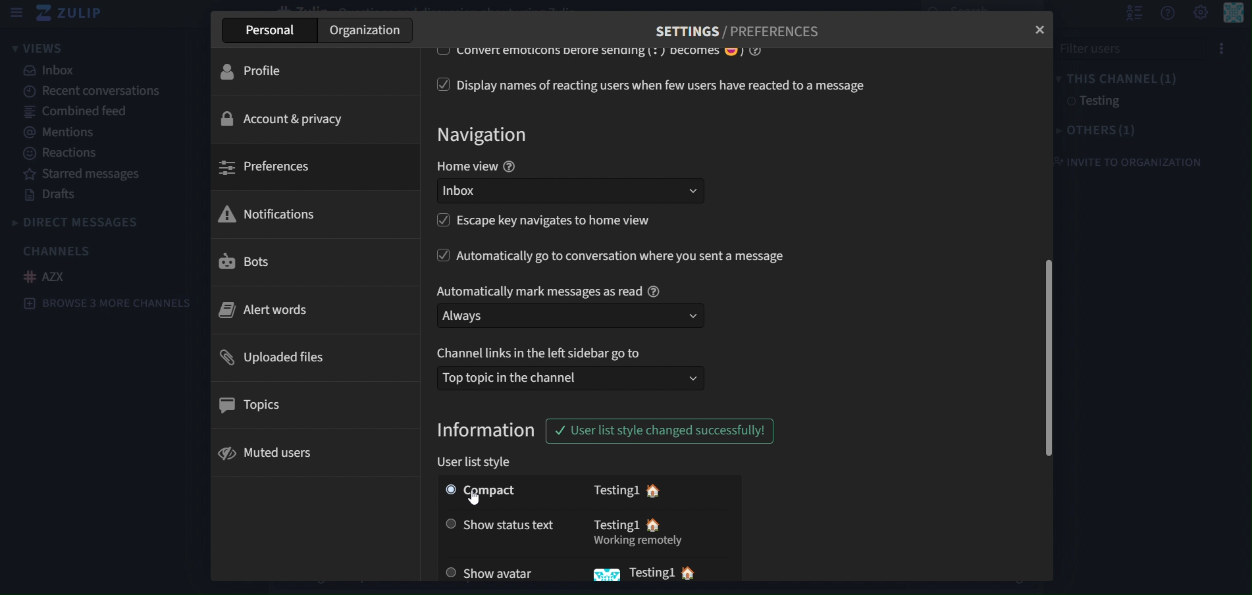  I want to click on reactions, so click(71, 153).